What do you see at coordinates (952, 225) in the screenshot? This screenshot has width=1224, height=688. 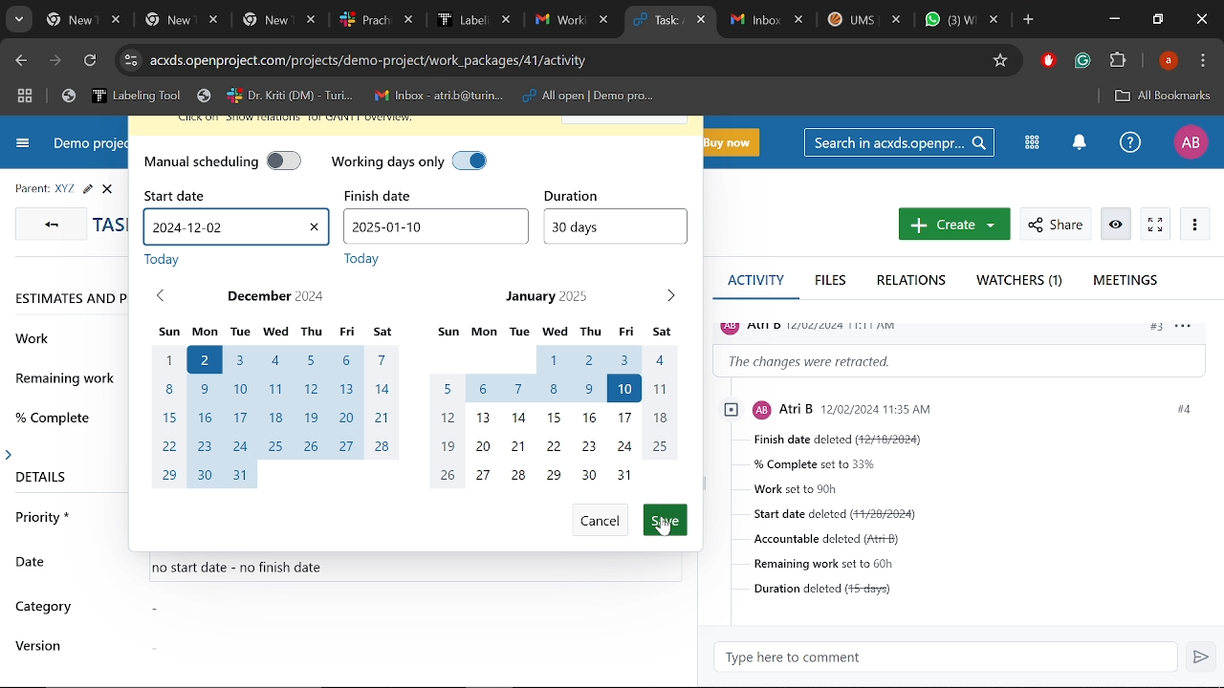 I see `New work package` at bounding box center [952, 225].